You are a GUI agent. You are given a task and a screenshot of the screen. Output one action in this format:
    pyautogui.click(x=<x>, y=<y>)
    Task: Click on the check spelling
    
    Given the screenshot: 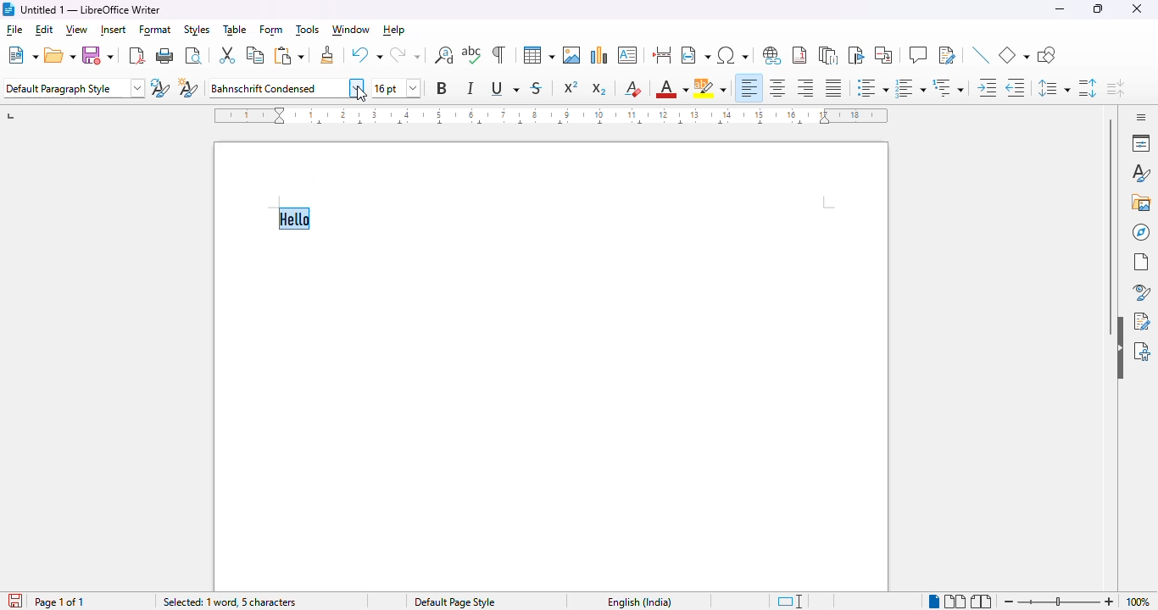 What is the action you would take?
    pyautogui.click(x=472, y=54)
    